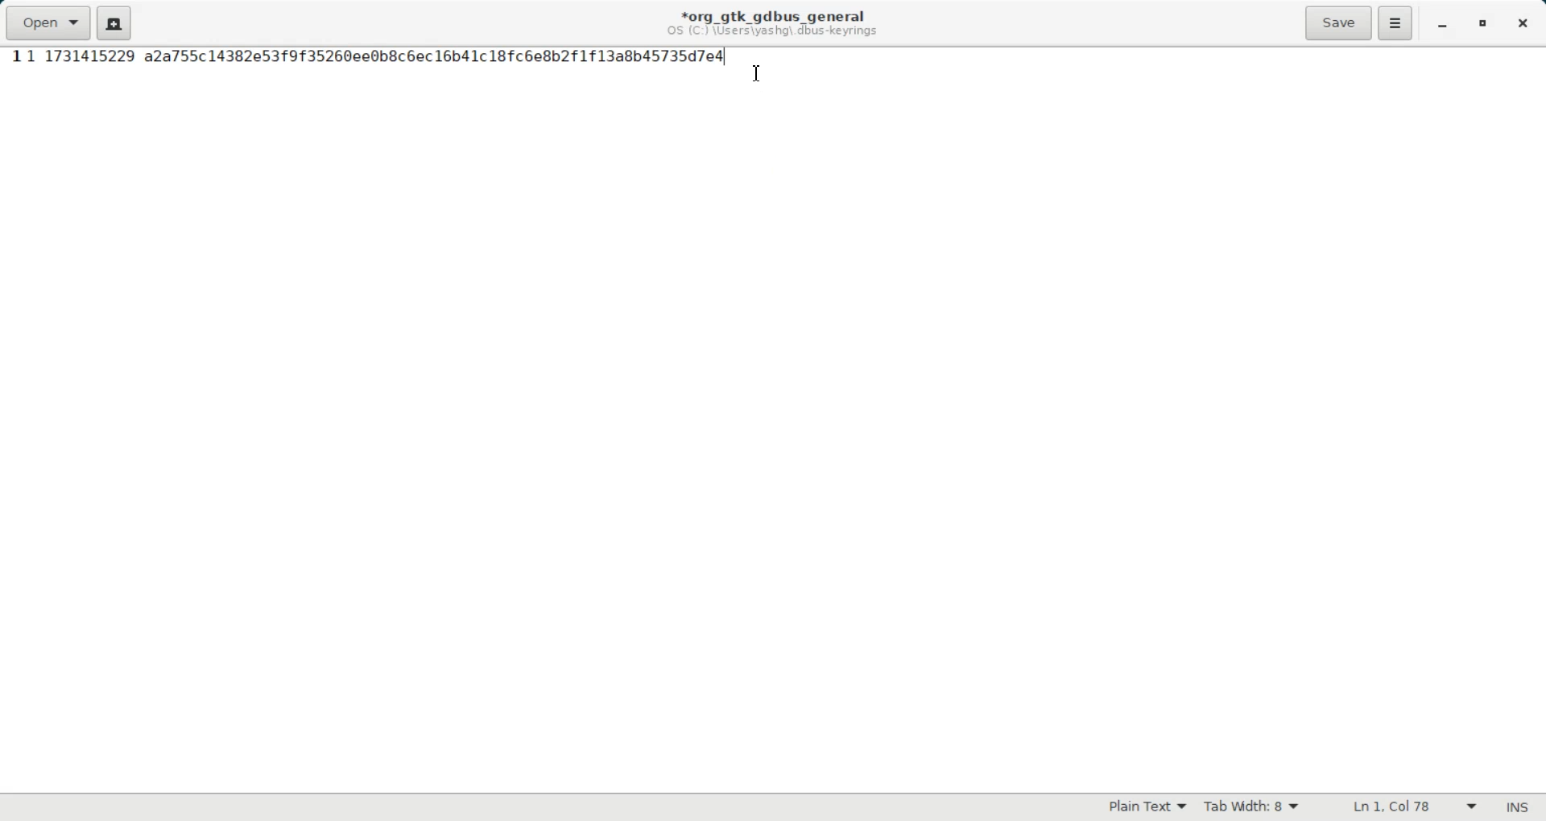 This screenshot has width=1546, height=821. I want to click on Plain Text, so click(1147, 808).